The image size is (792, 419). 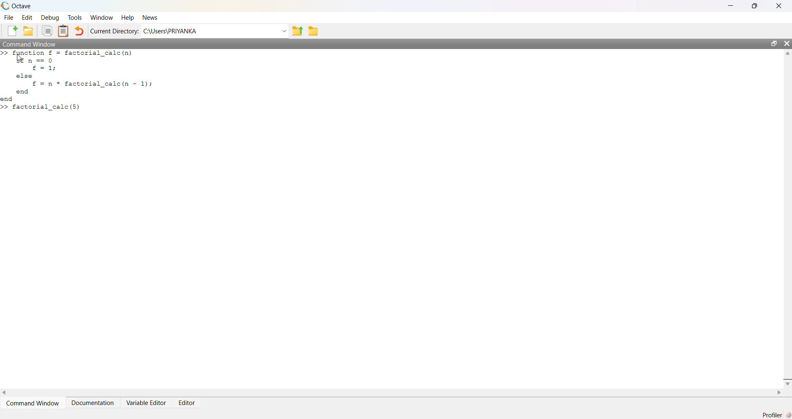 What do you see at coordinates (23, 6) in the screenshot?
I see `octave` at bounding box center [23, 6].